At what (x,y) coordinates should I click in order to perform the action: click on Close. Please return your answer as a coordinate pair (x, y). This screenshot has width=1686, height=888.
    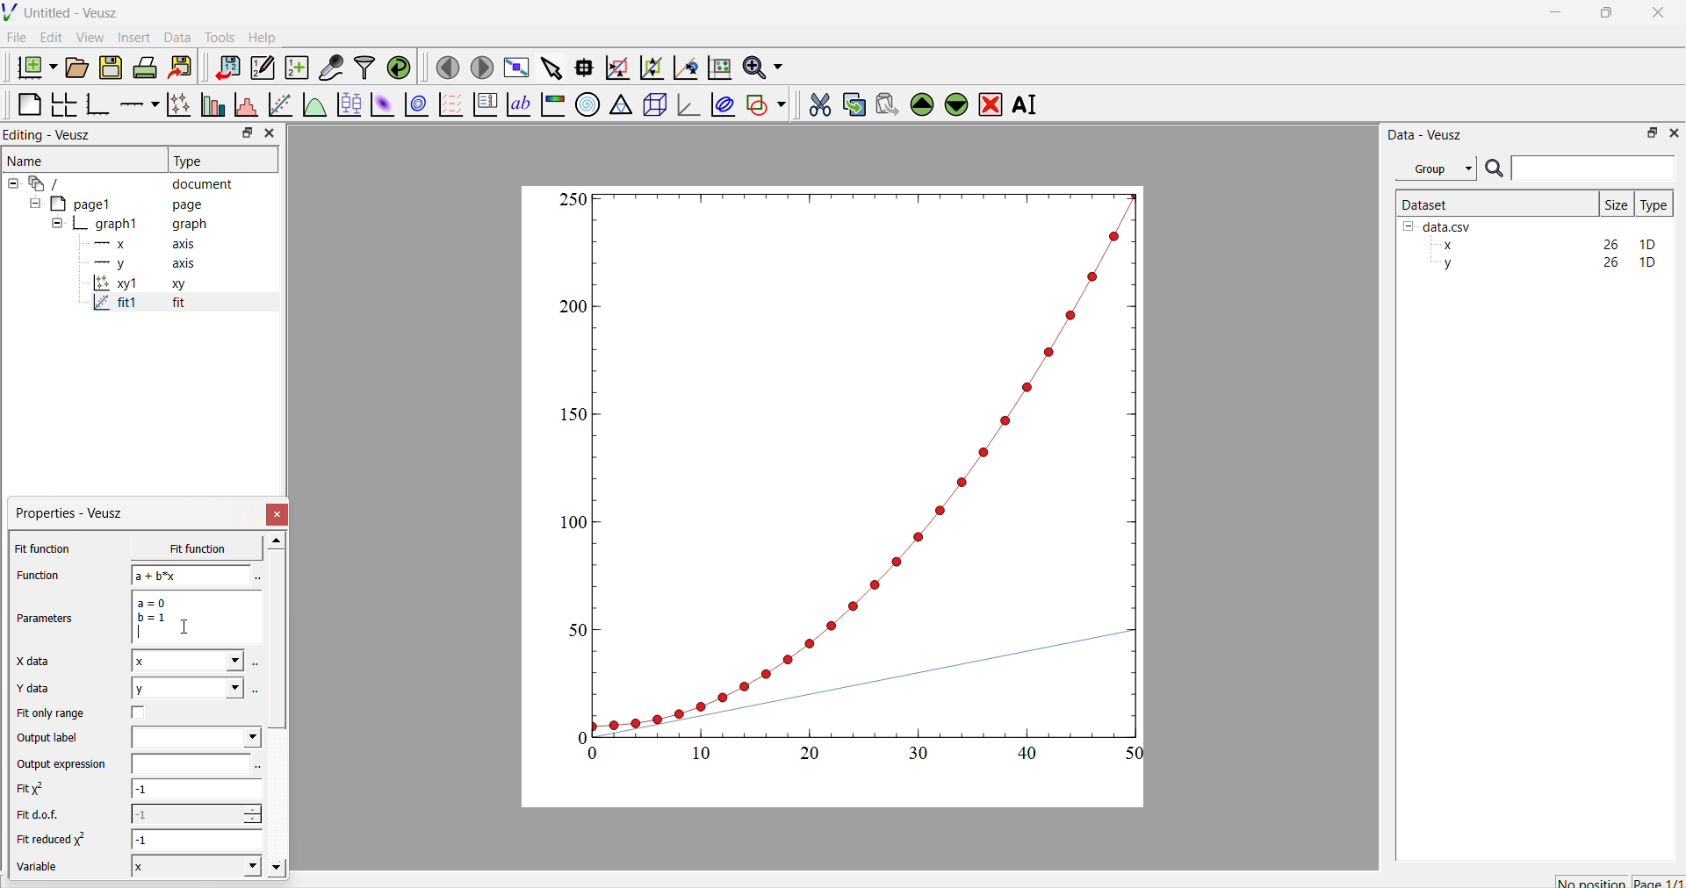
    Looking at the image, I should click on (269, 133).